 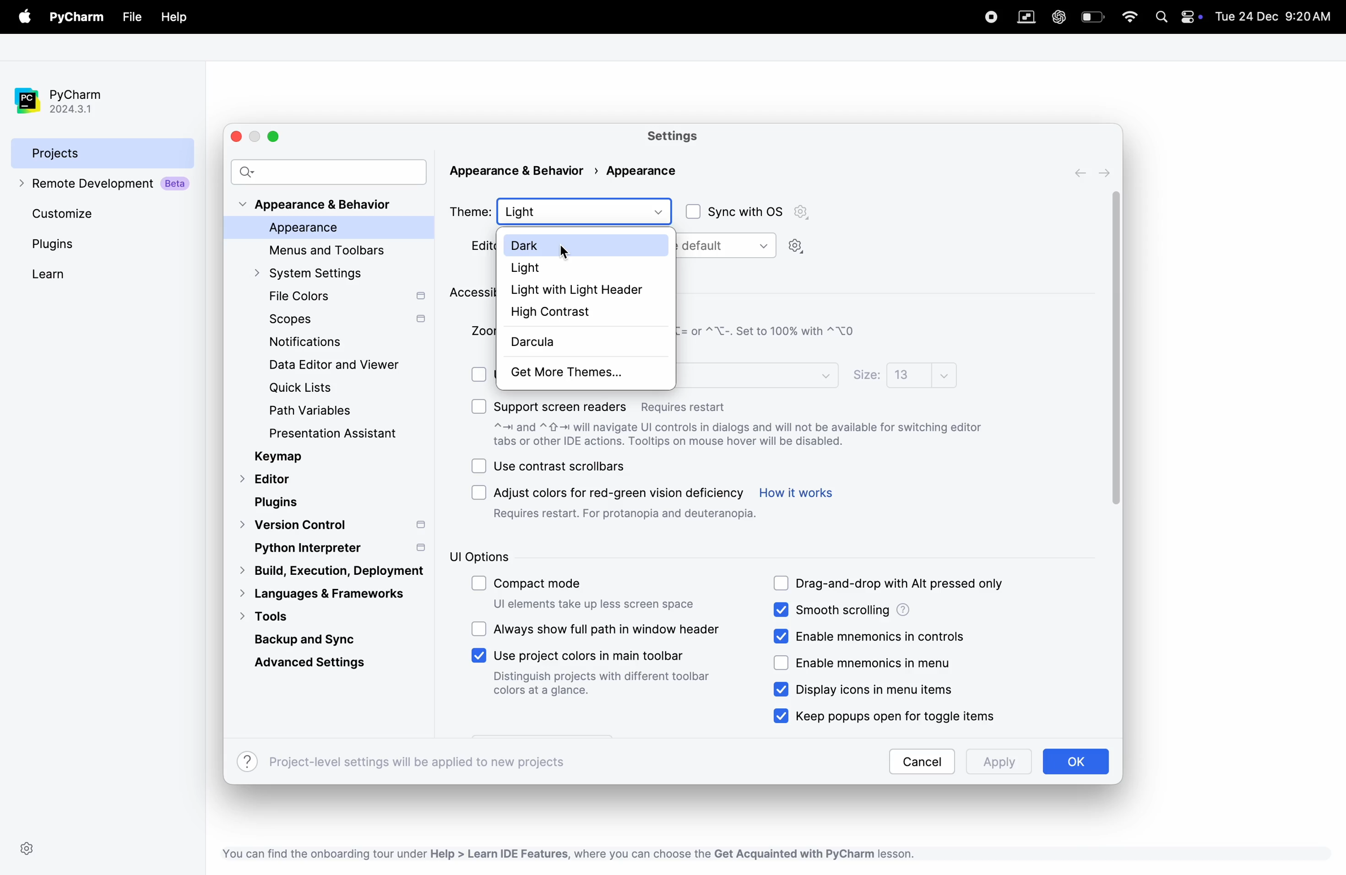 I want to click on sync with os, so click(x=761, y=212).